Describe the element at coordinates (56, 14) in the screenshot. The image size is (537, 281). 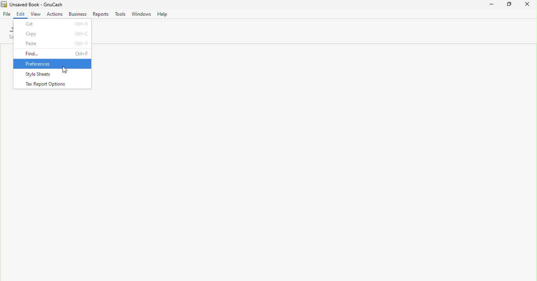
I see `Actions` at that location.